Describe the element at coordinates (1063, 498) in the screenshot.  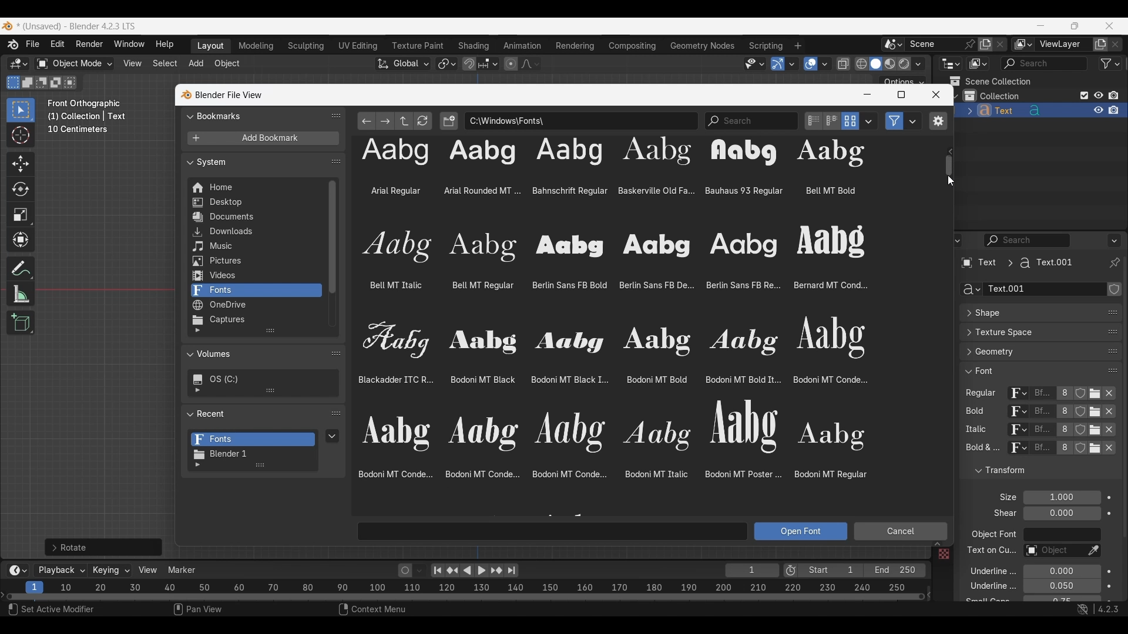
I see `Font size` at that location.